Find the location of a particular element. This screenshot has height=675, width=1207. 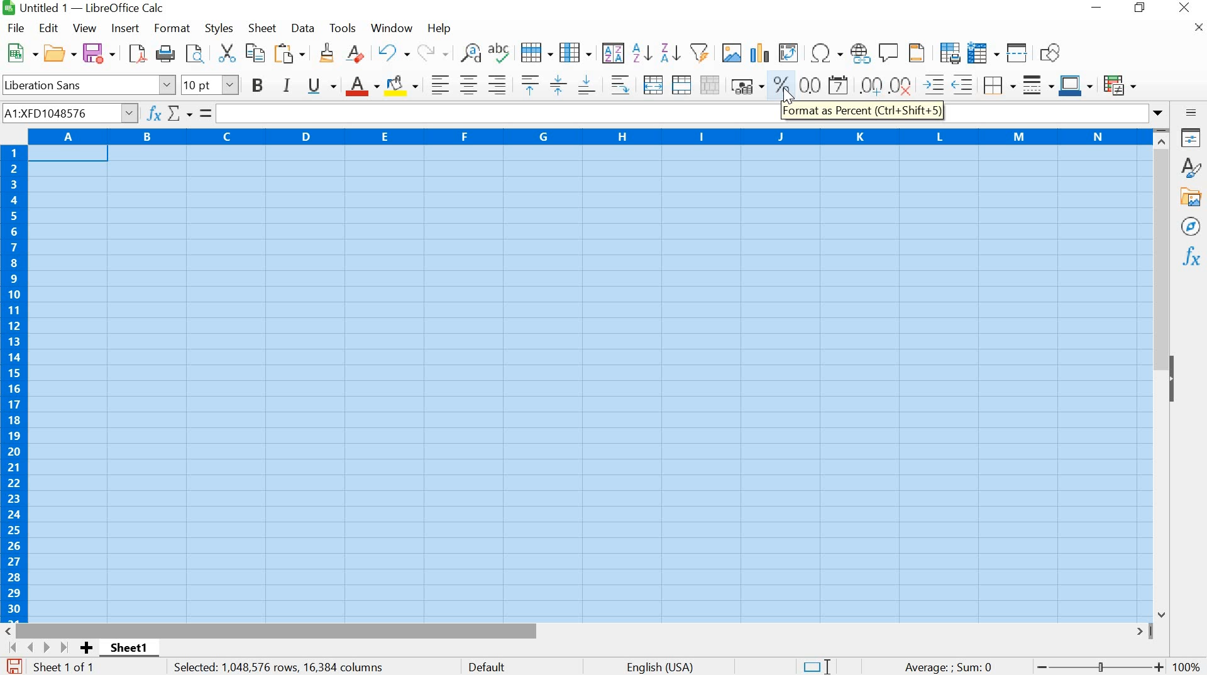

Function Wizard is located at coordinates (154, 113).